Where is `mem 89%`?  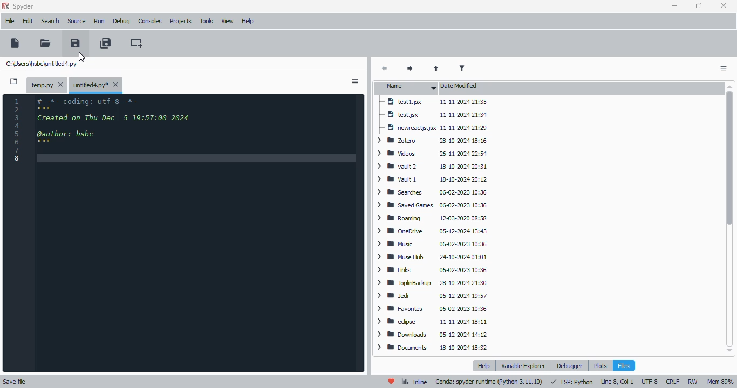 mem 89% is located at coordinates (720, 382).